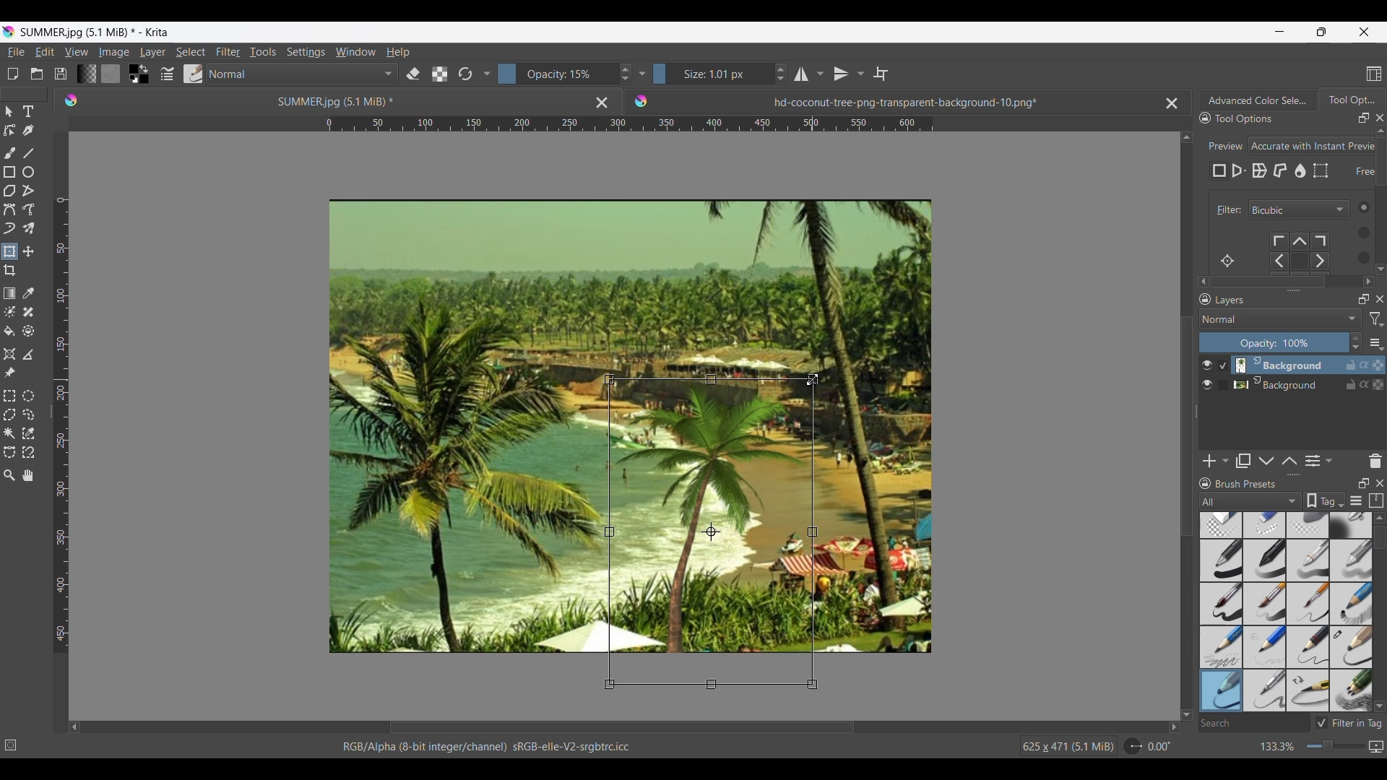 This screenshot has width=1387, height=780. I want to click on Mouse moved transform tool selection, so click(813, 379).